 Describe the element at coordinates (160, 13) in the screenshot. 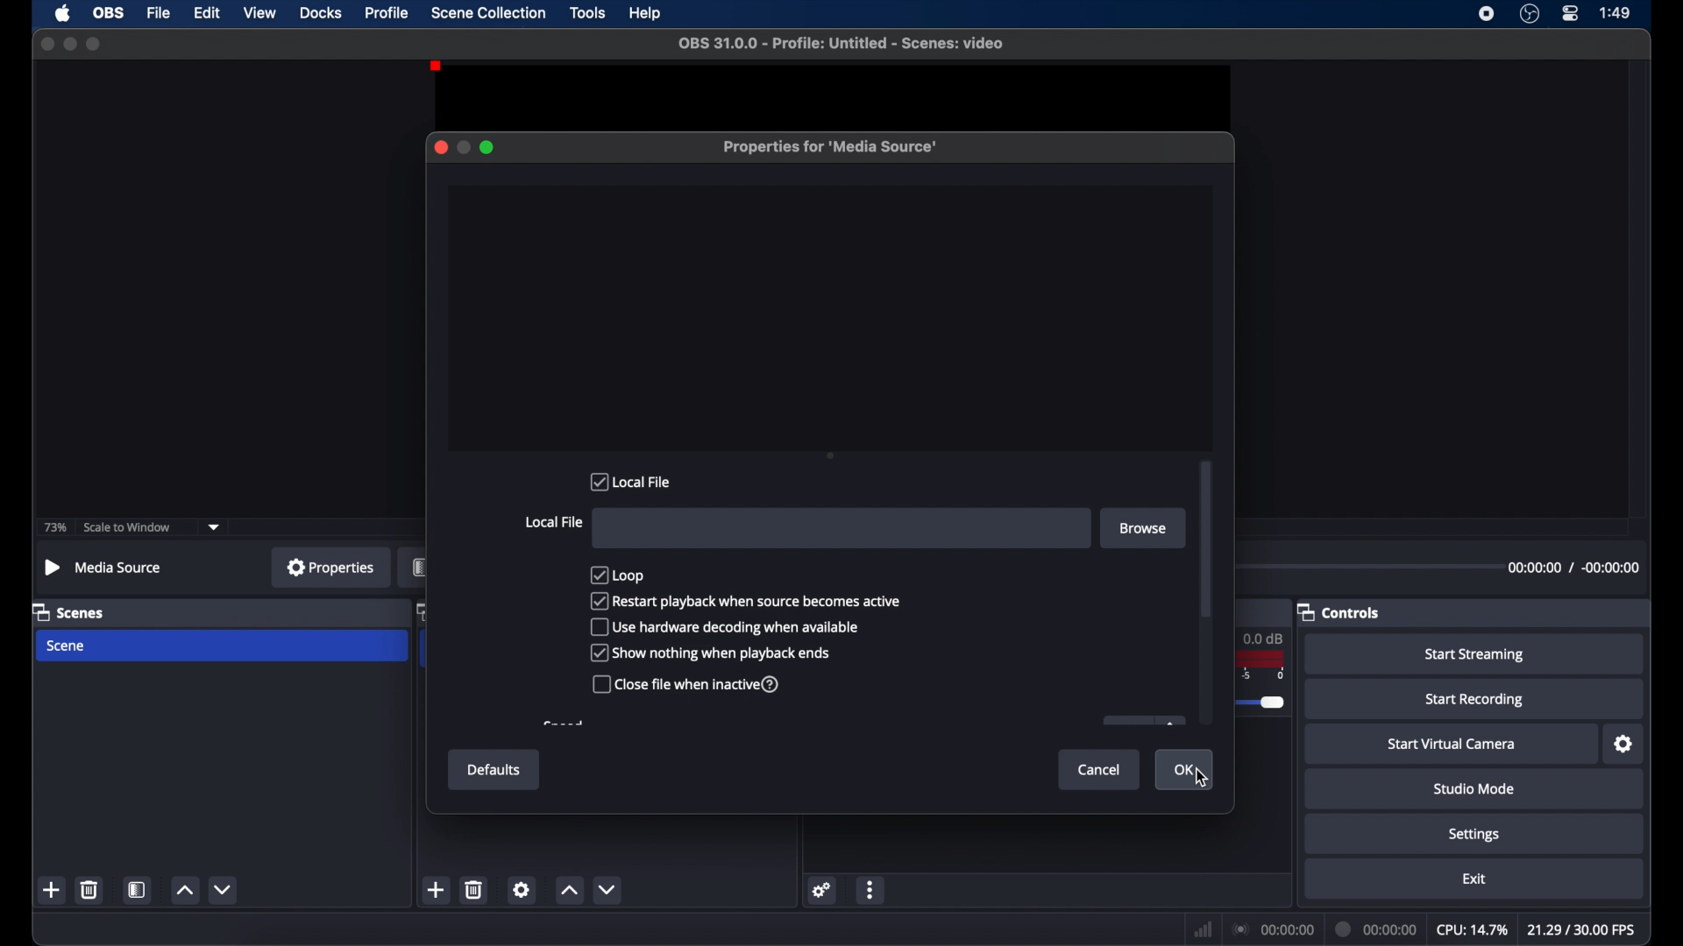

I see `file` at that location.